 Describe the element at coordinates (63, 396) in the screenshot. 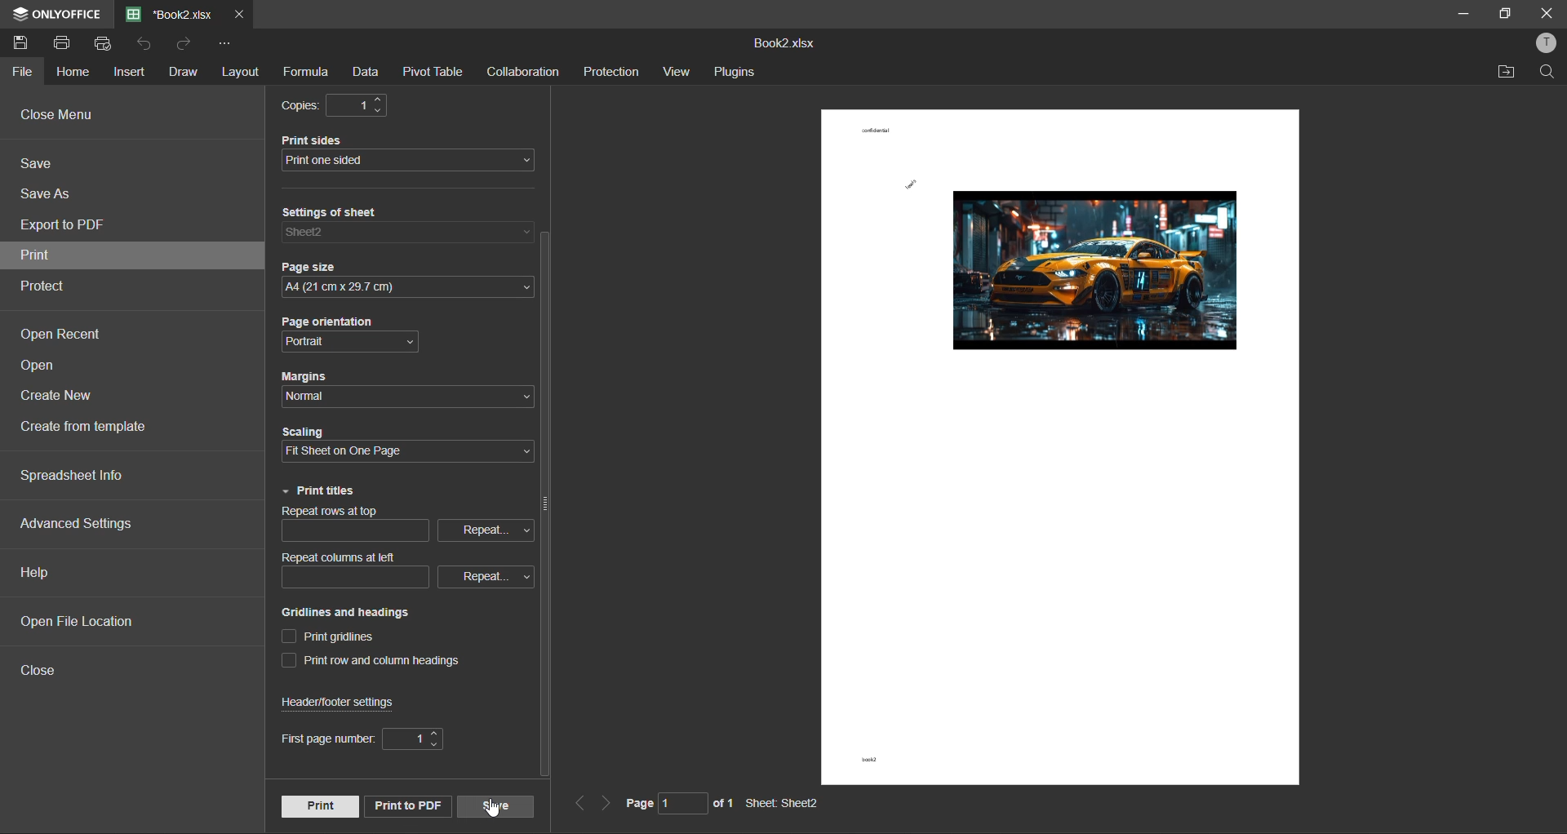

I see `create new` at that location.